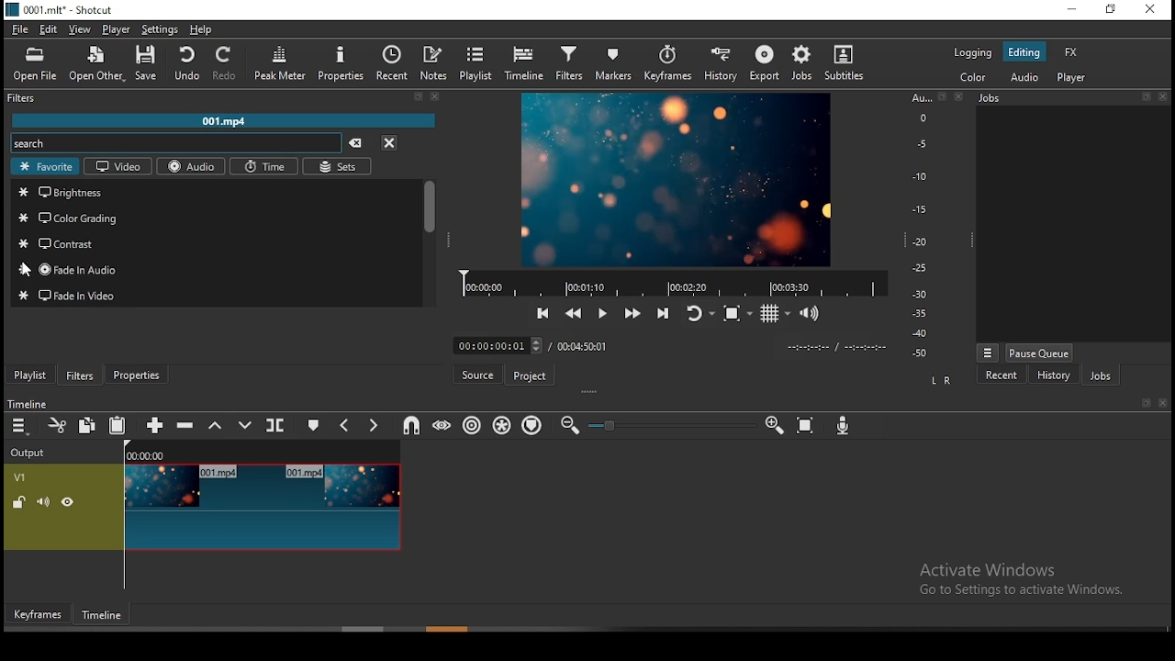 The height and width of the screenshot is (661, 1175). What do you see at coordinates (836, 346) in the screenshot?
I see `timer format` at bounding box center [836, 346].